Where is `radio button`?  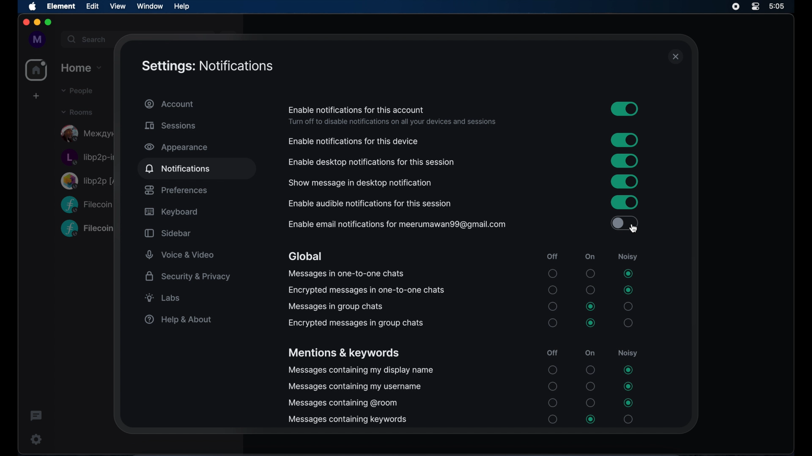
radio button is located at coordinates (628, 419).